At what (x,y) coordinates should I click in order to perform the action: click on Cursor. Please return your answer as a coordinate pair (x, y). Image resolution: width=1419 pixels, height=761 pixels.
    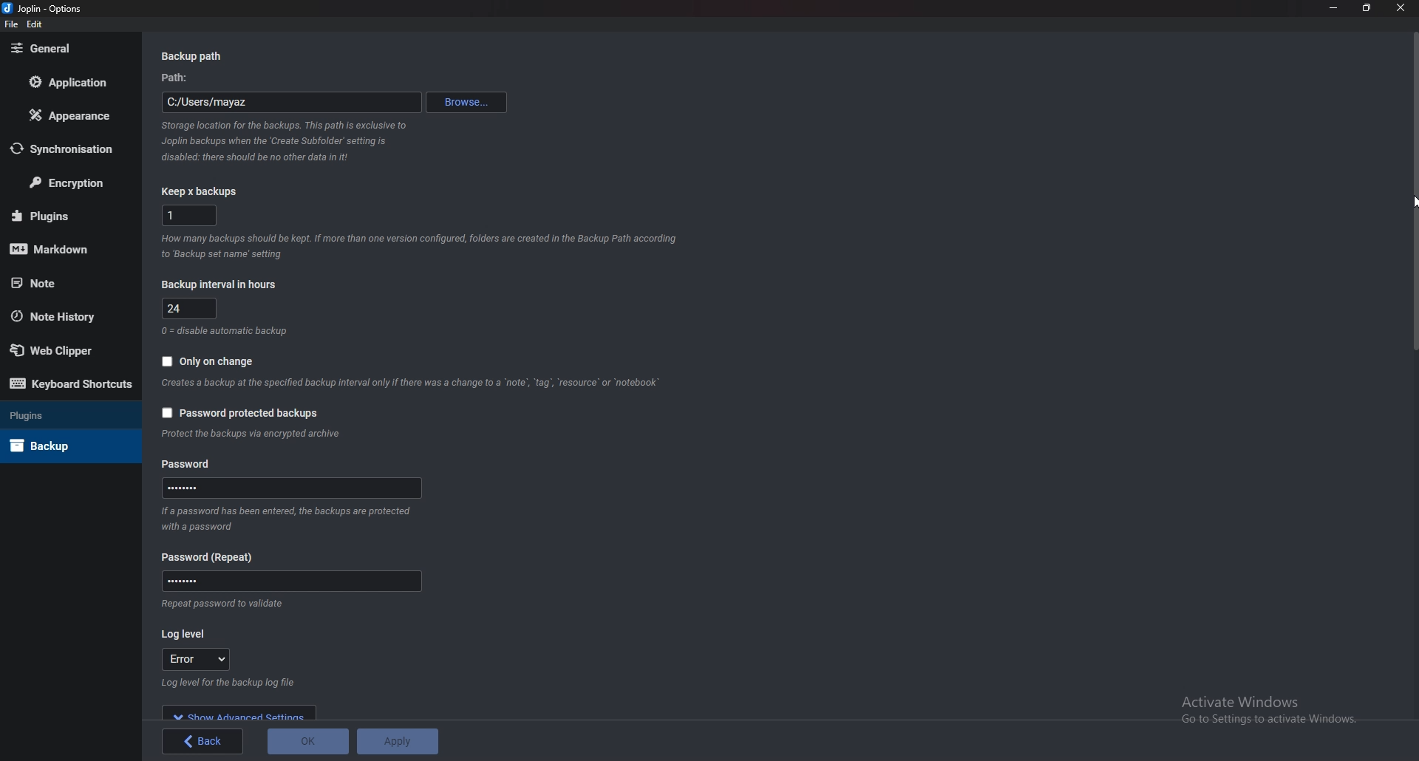
    Looking at the image, I should click on (1413, 200).